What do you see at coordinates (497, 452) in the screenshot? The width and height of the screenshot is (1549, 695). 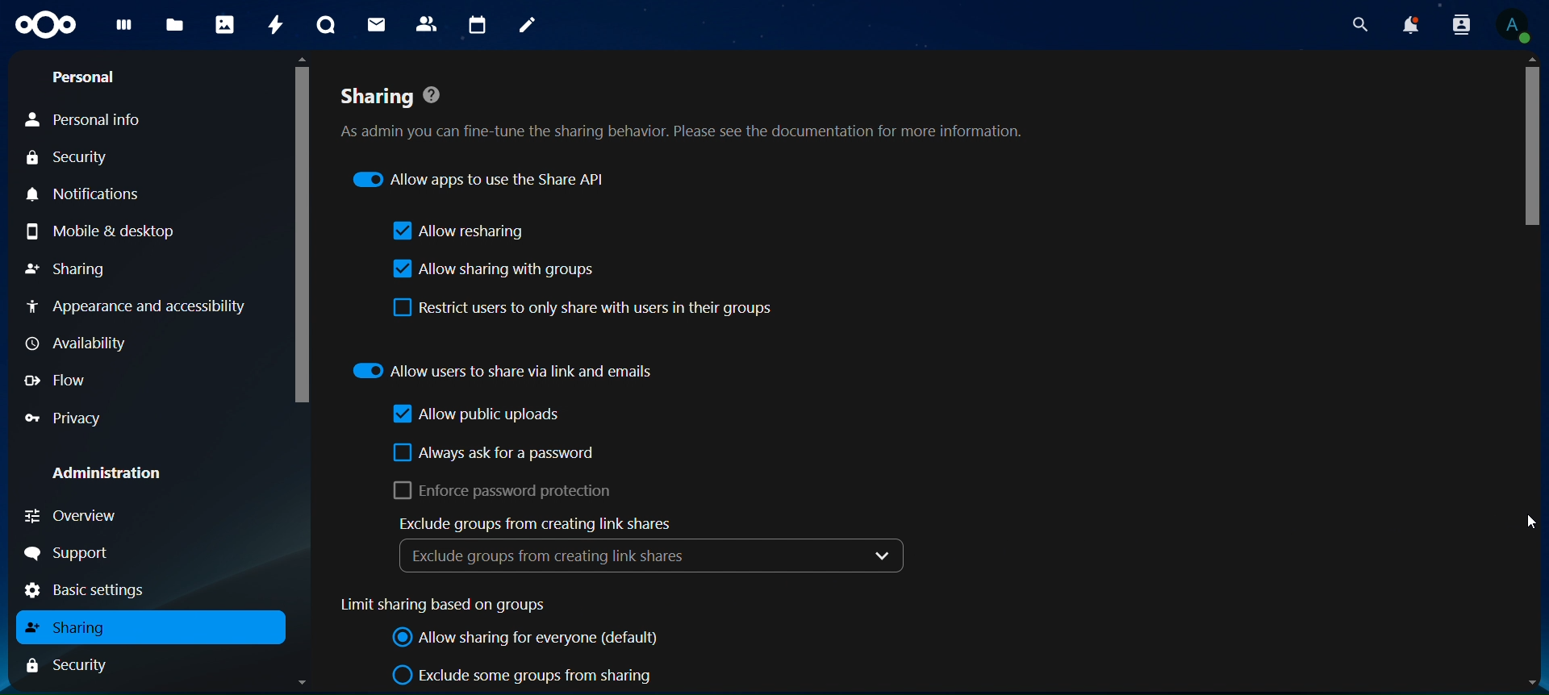 I see `always ask for a password` at bounding box center [497, 452].